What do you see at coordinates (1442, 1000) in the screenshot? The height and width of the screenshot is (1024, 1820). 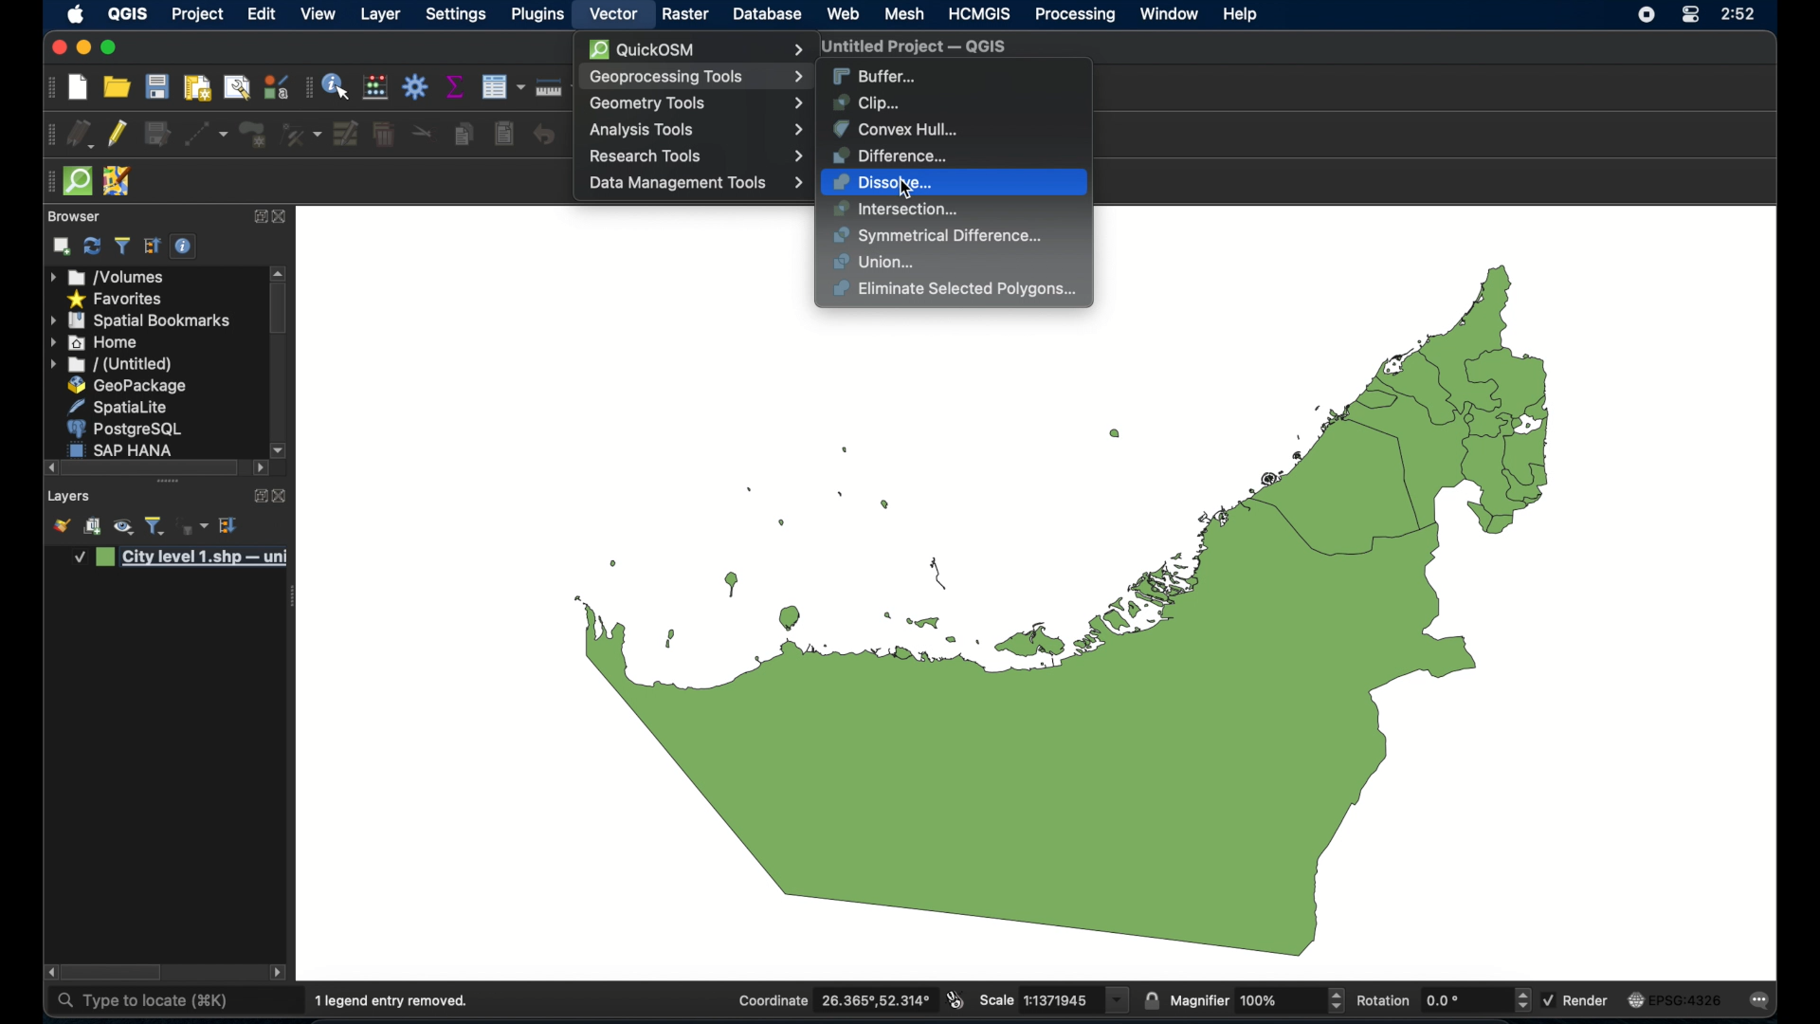 I see `rotation` at bounding box center [1442, 1000].